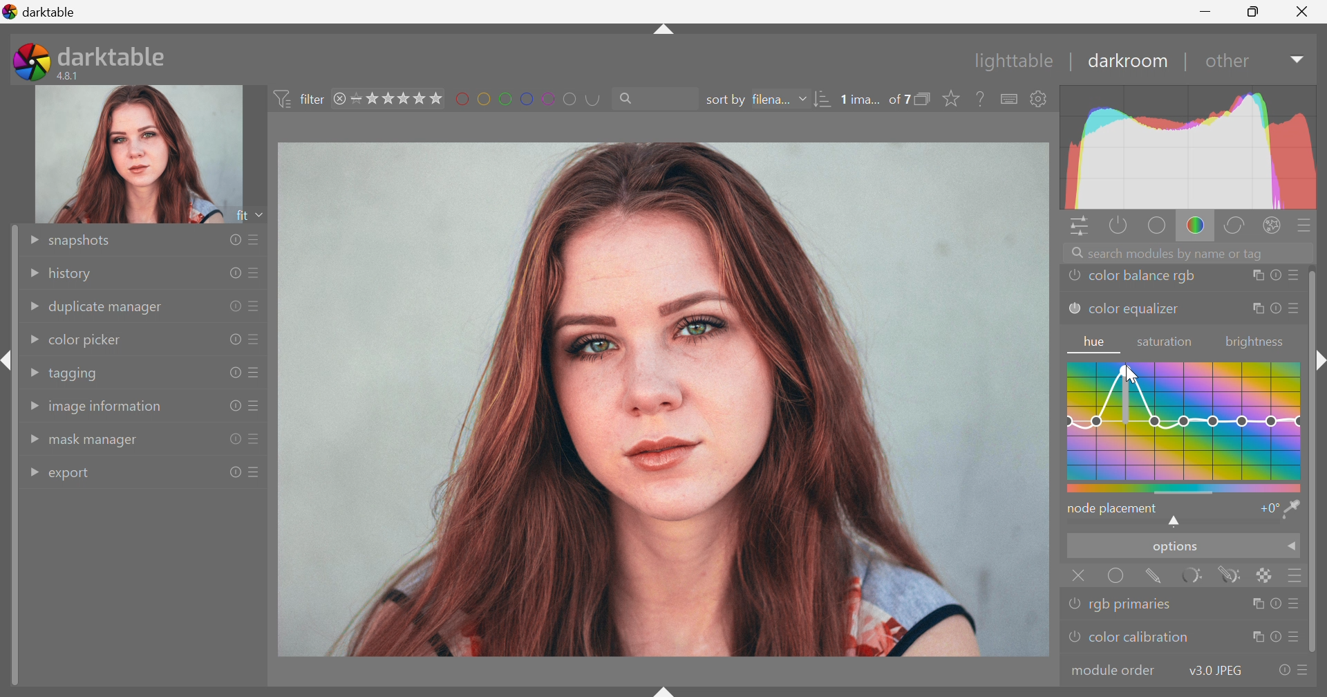 The image size is (1327, 697). What do you see at coordinates (107, 308) in the screenshot?
I see `duplicate manager` at bounding box center [107, 308].